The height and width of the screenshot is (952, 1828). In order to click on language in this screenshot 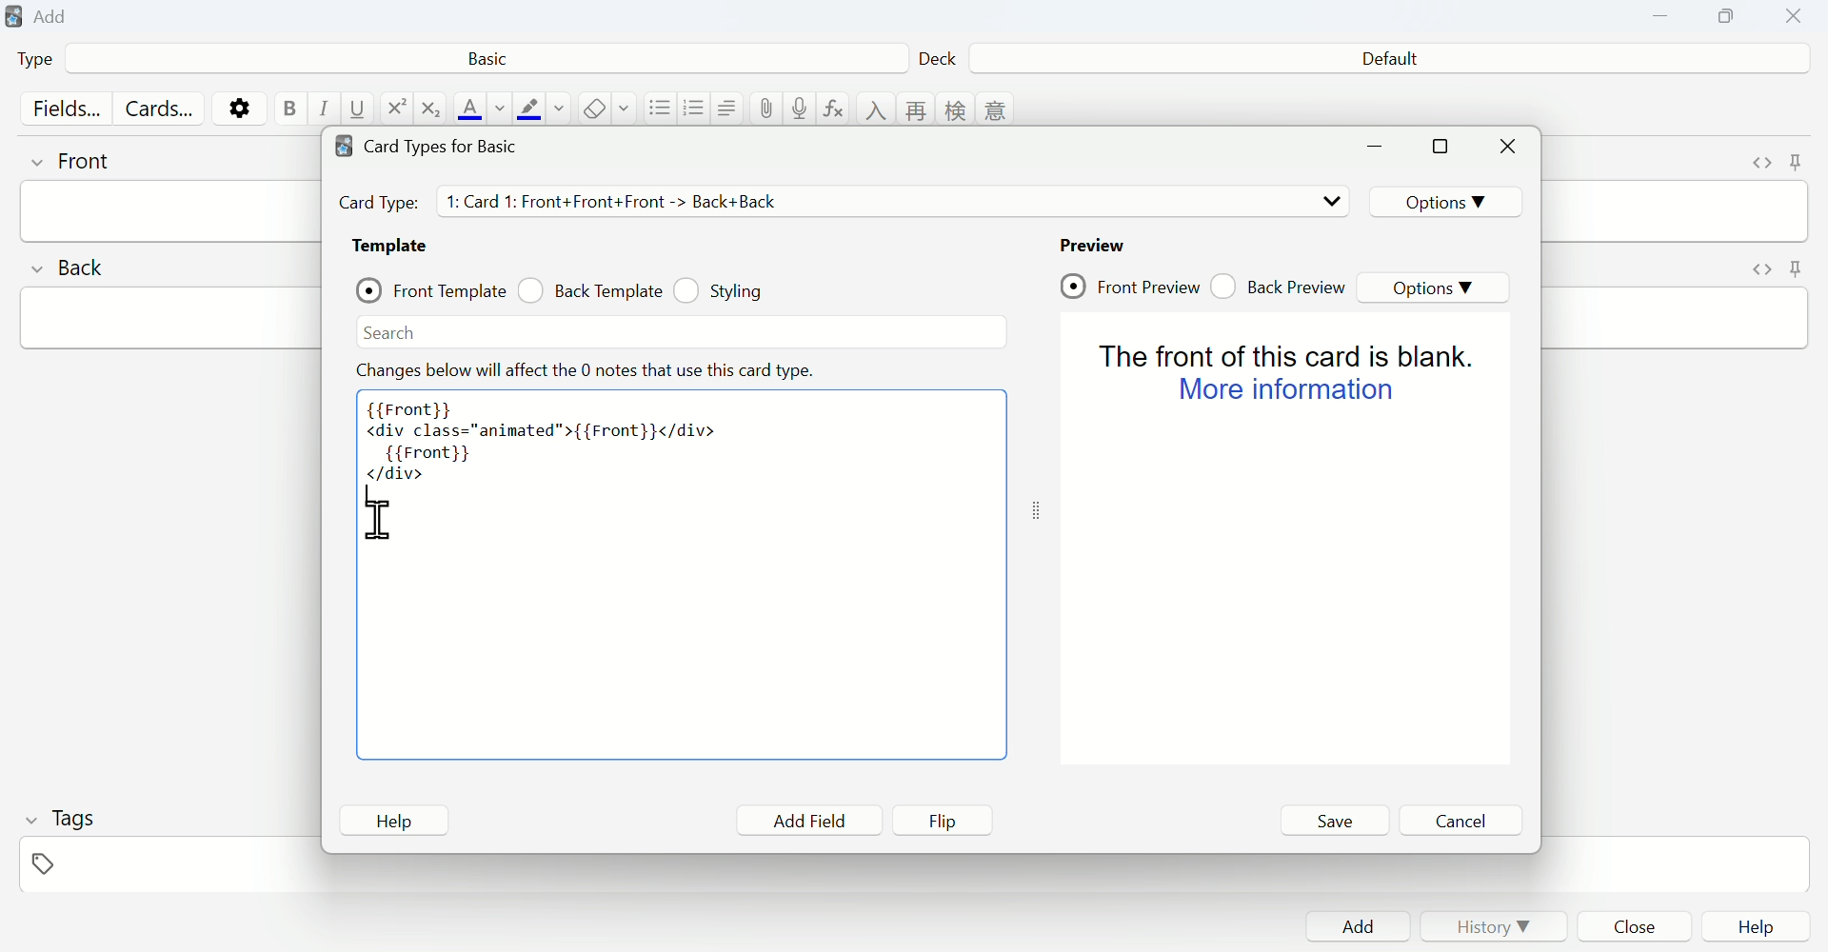, I will do `click(914, 109)`.